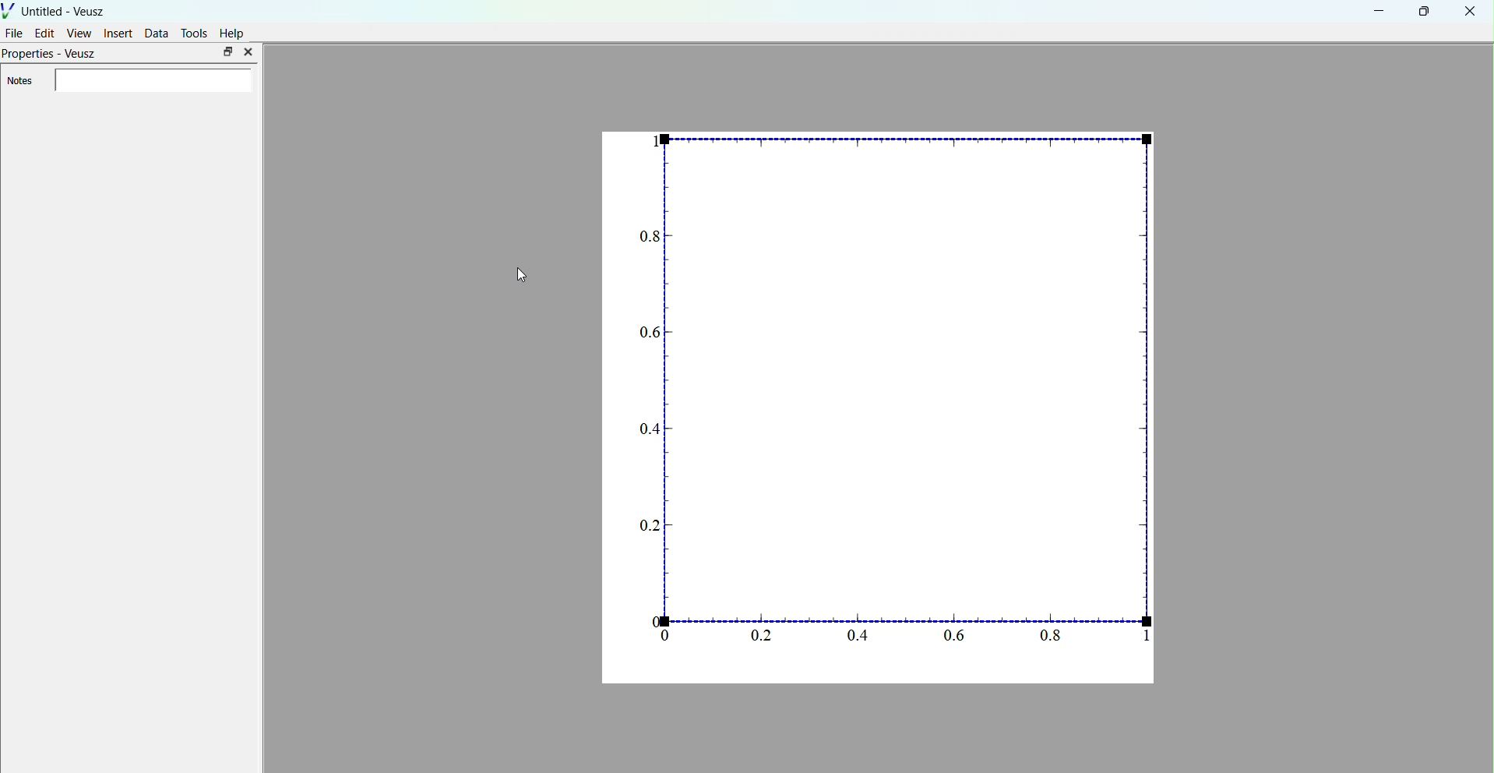 This screenshot has height=773, width=1494. Describe the element at coordinates (1469, 12) in the screenshot. I see `close` at that location.